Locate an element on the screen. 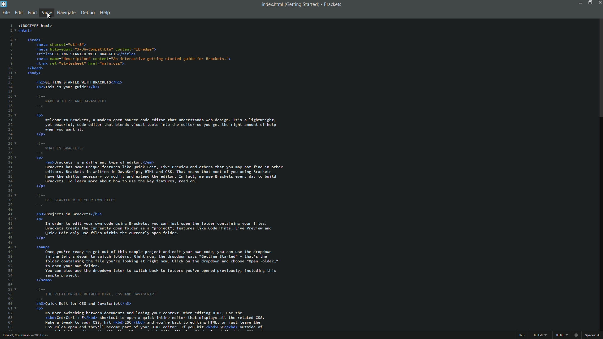  edit is located at coordinates (19, 13).